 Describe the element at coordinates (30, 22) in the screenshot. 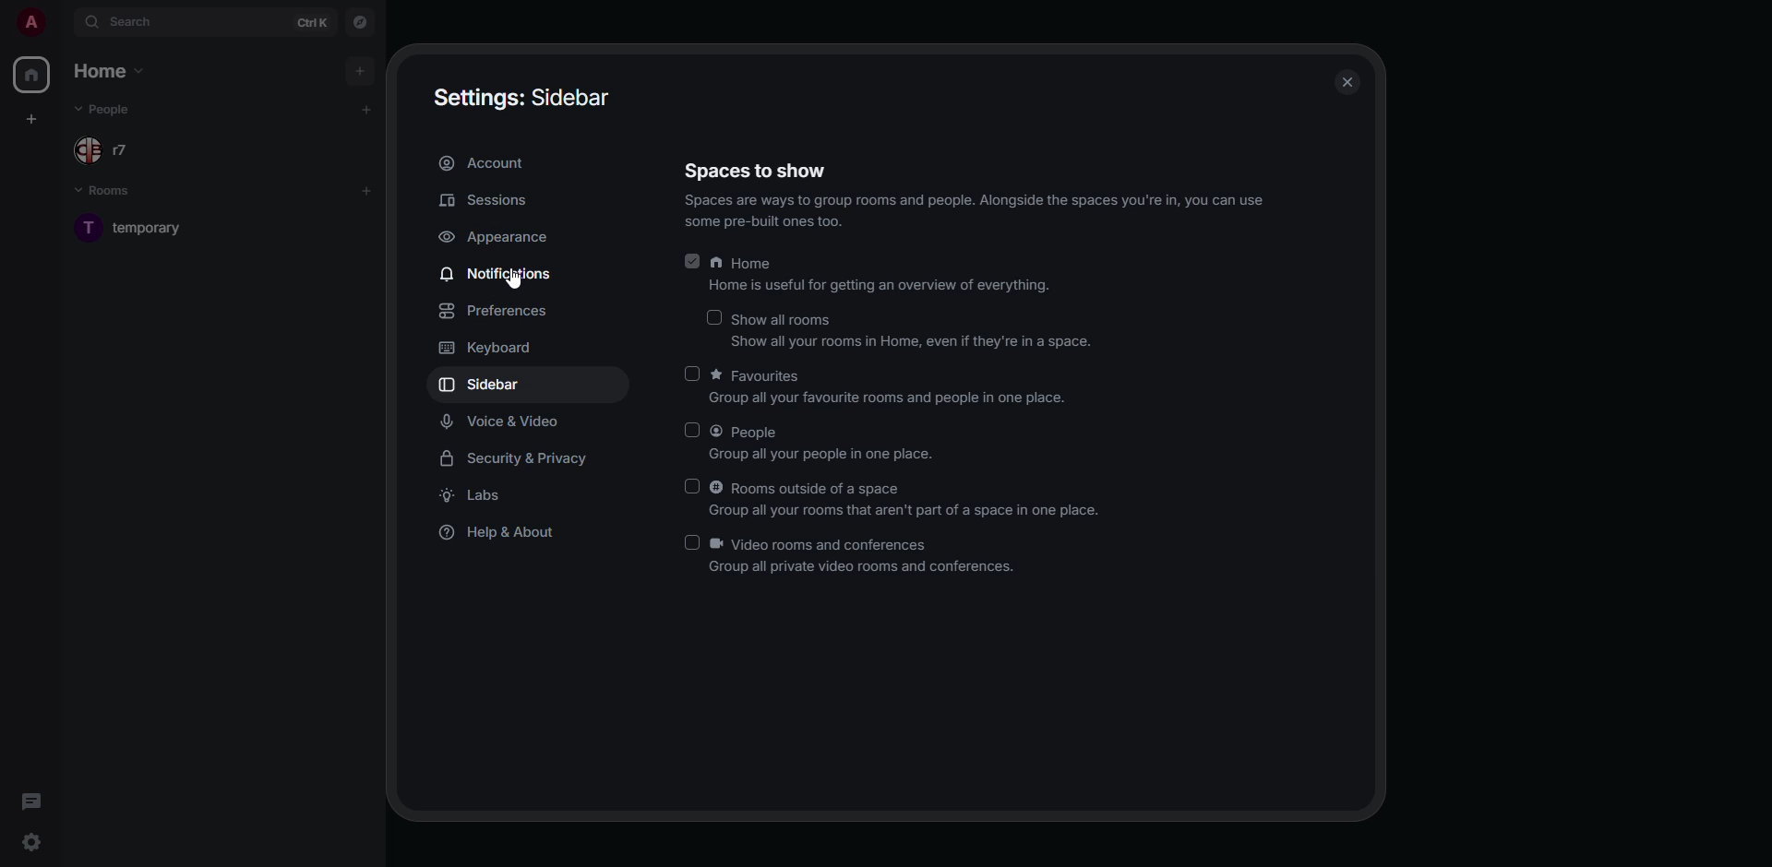

I see `profile` at that location.